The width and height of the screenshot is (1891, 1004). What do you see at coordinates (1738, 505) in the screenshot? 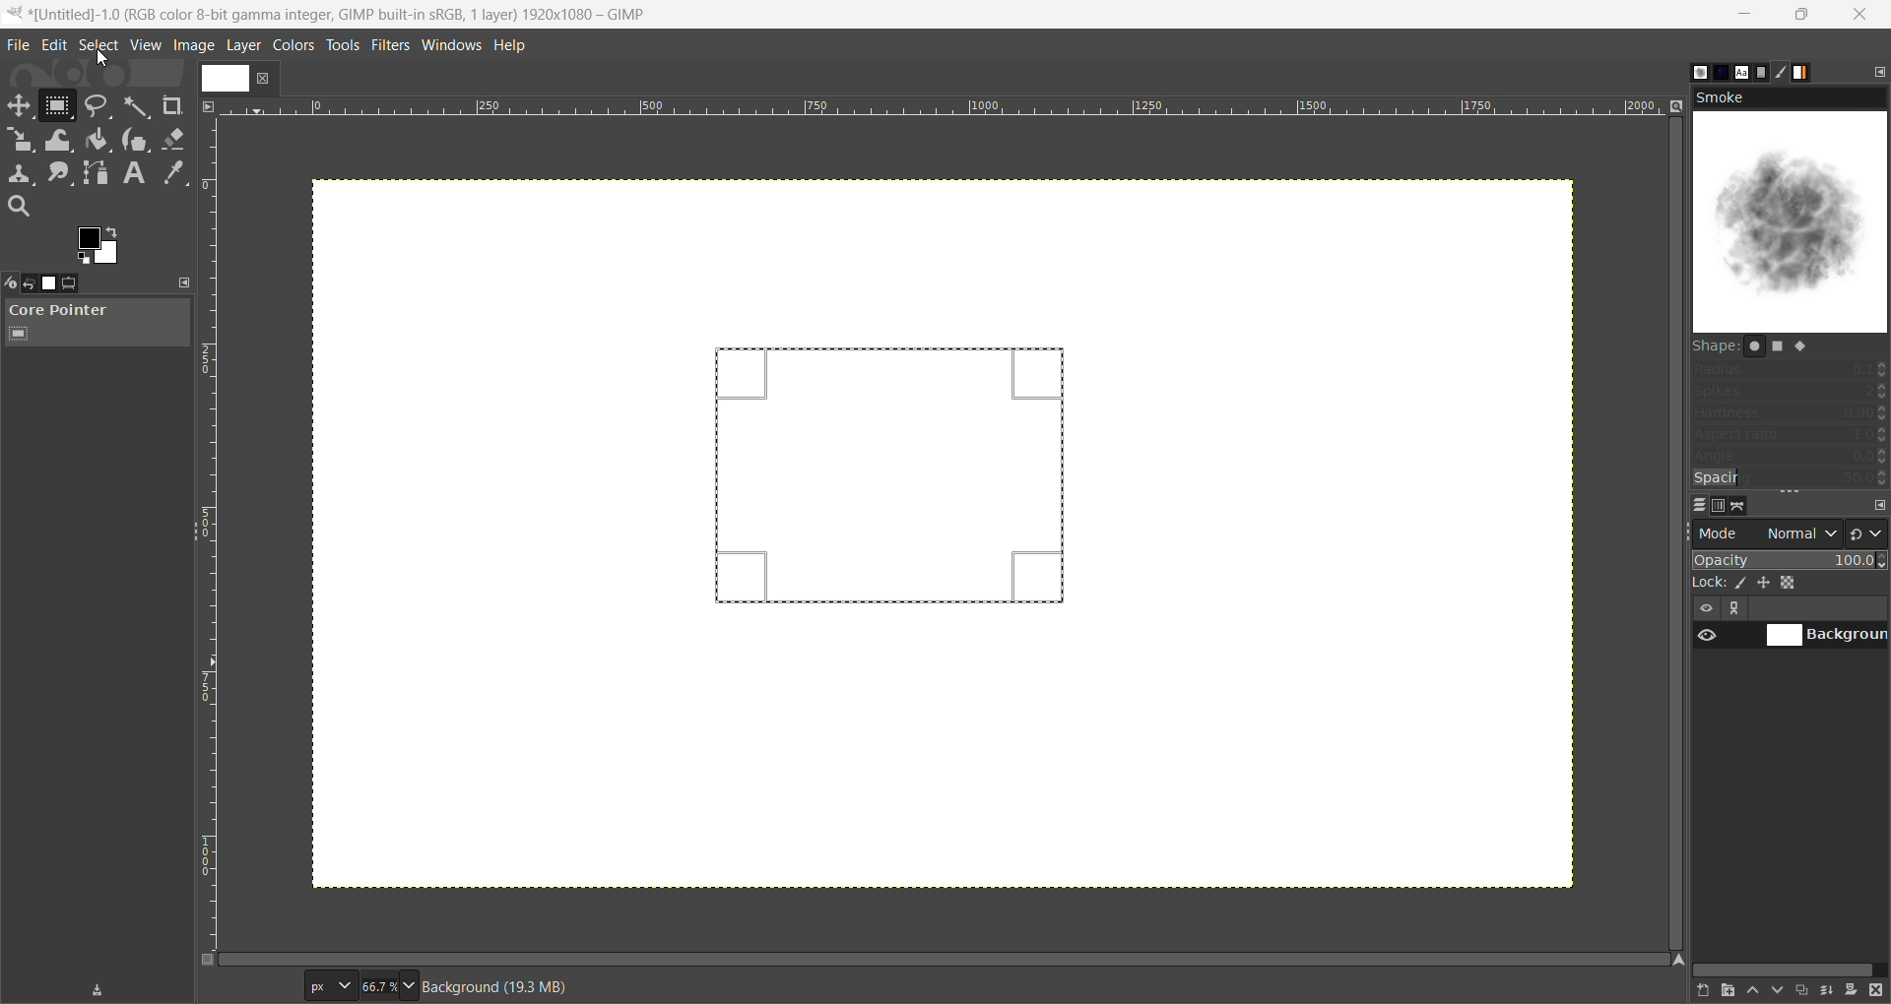
I see `path` at bounding box center [1738, 505].